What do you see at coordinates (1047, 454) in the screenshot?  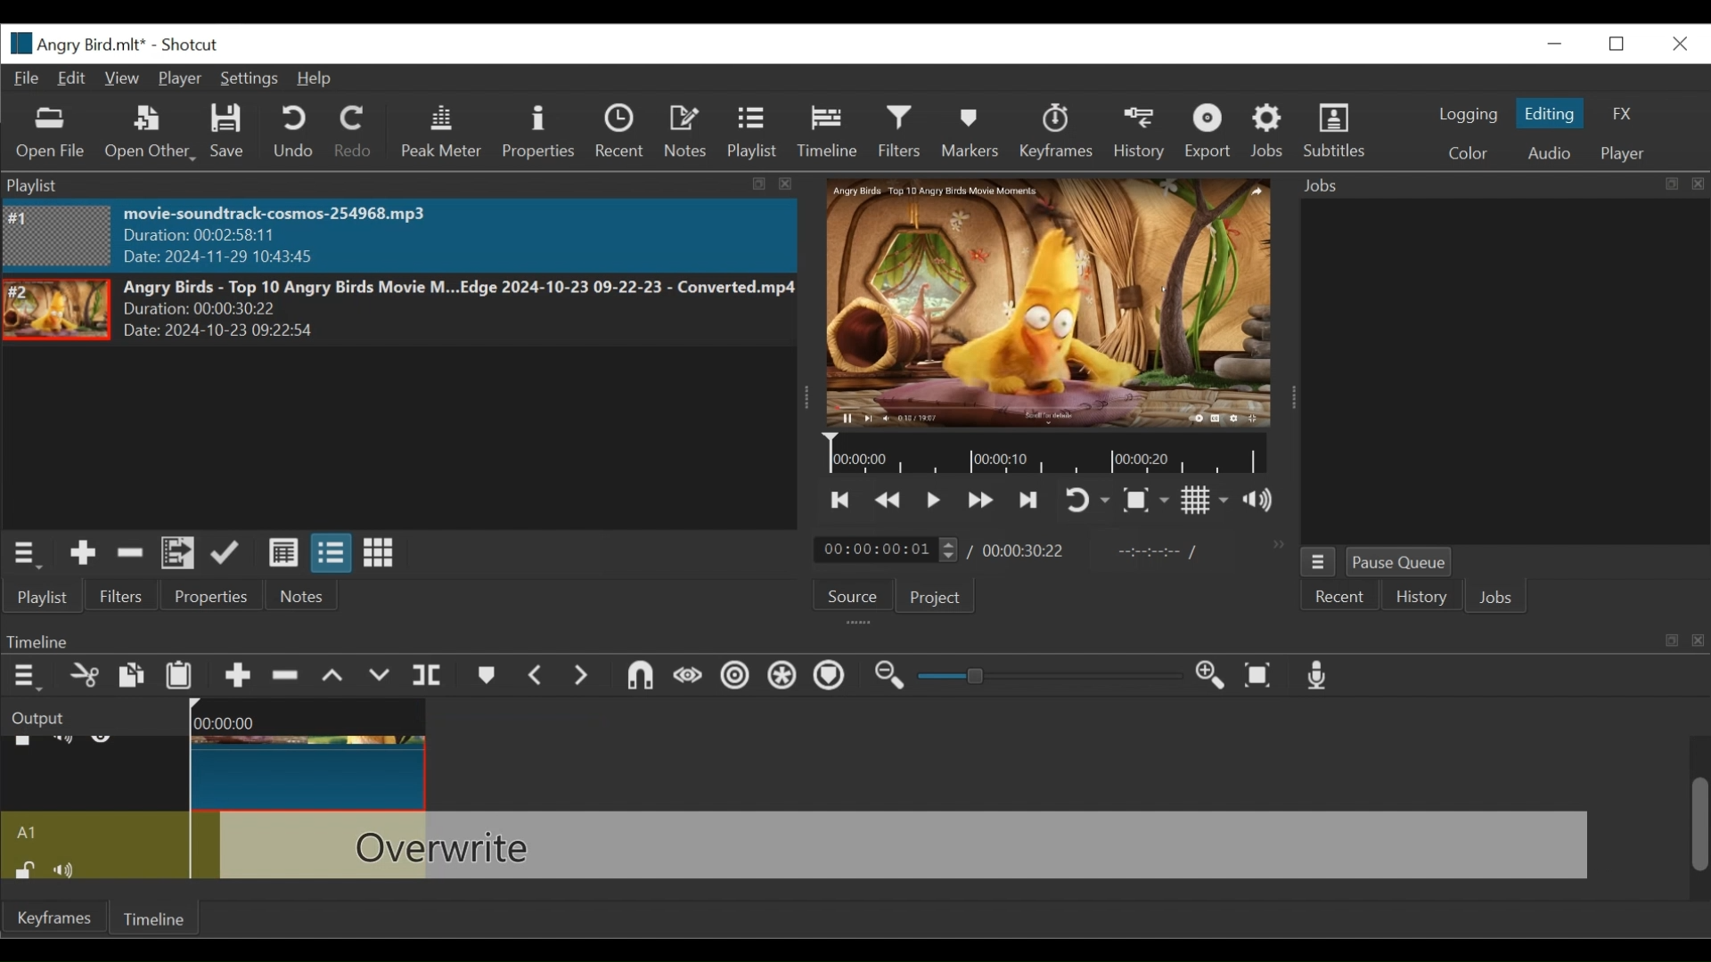 I see `Timeline` at bounding box center [1047, 454].